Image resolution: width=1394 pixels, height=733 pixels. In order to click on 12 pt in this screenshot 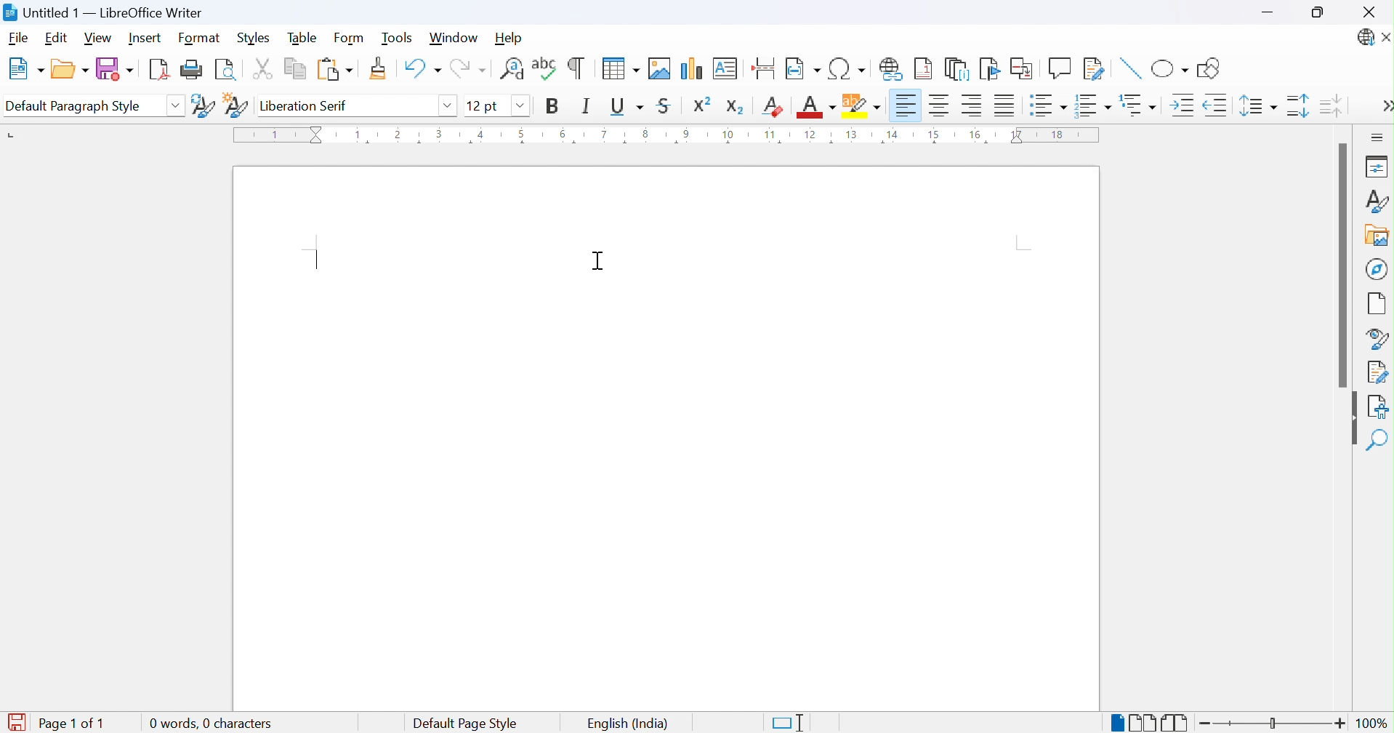, I will do `click(482, 104)`.